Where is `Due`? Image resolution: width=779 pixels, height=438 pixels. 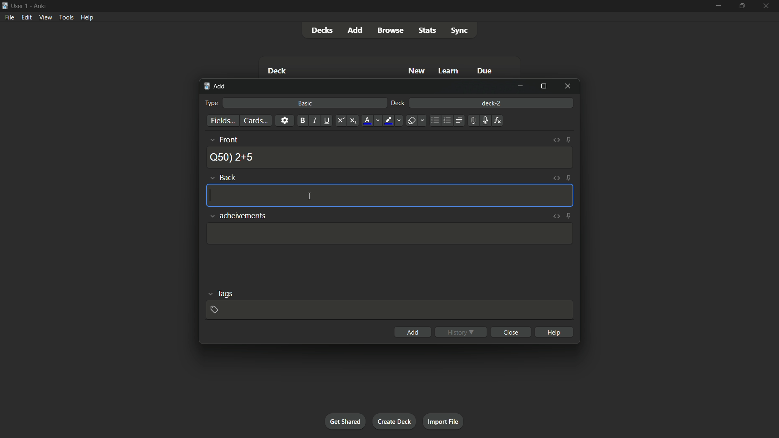 Due is located at coordinates (485, 71).